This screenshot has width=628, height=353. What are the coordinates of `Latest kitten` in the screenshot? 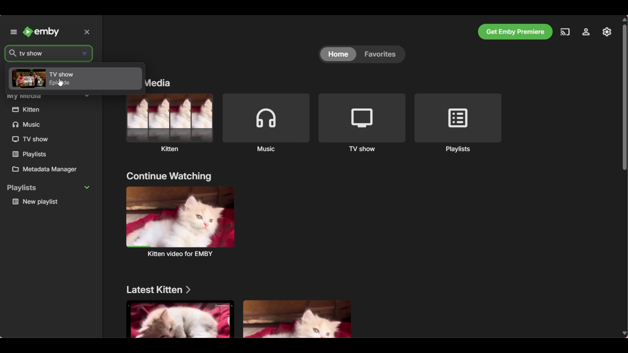 It's located at (158, 290).